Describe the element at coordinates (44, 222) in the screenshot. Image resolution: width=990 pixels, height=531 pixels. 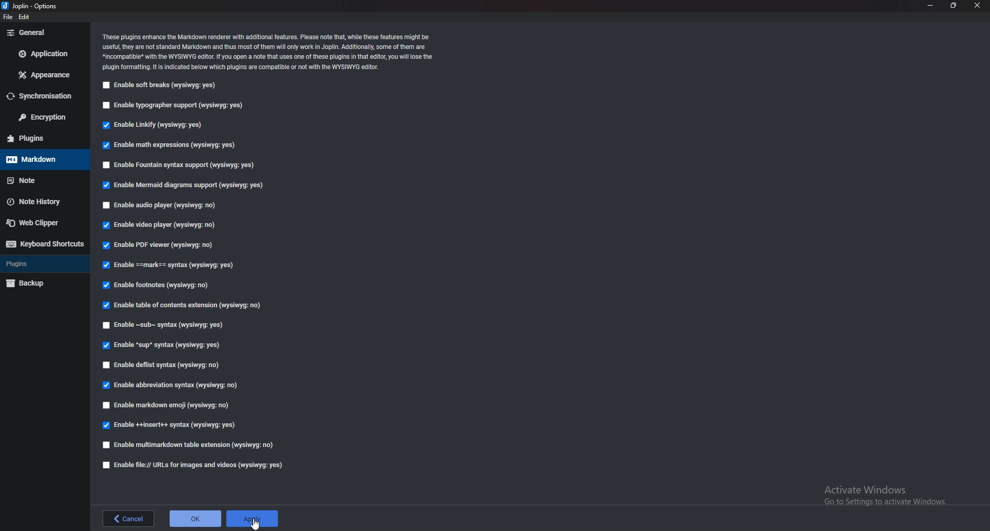
I see `Web Clipper` at that location.